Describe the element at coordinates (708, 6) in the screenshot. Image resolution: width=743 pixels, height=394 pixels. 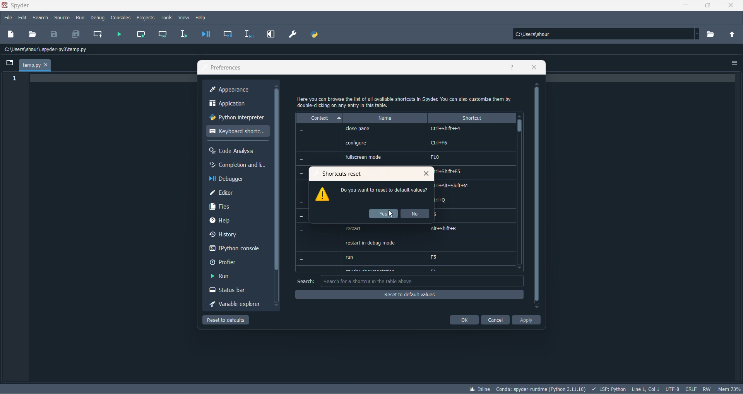
I see `maximize` at that location.